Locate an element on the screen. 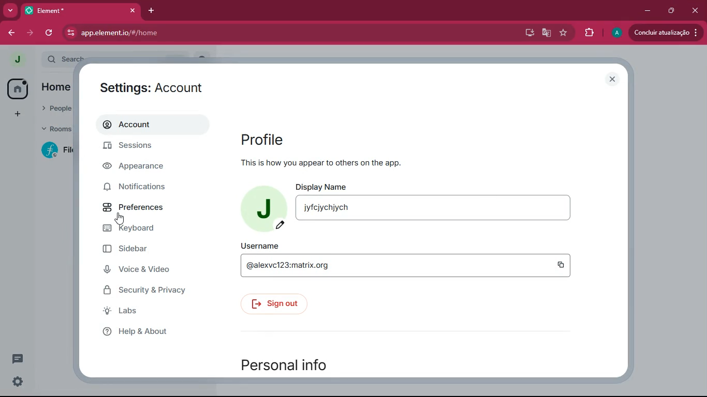 The height and width of the screenshot is (397, 707). close is located at coordinates (612, 79).